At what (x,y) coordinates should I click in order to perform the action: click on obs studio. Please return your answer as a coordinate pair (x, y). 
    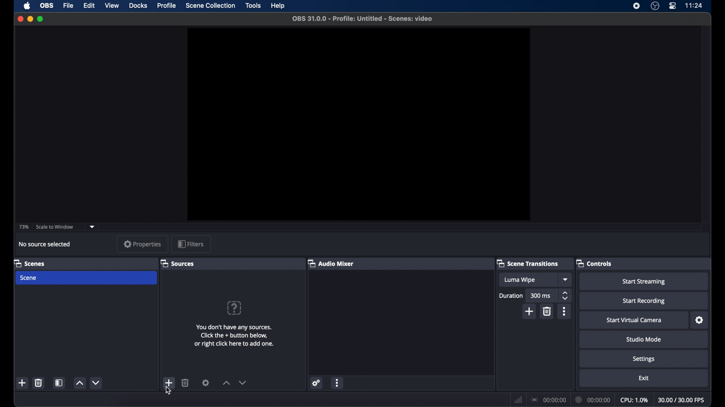
    Looking at the image, I should click on (654, 6).